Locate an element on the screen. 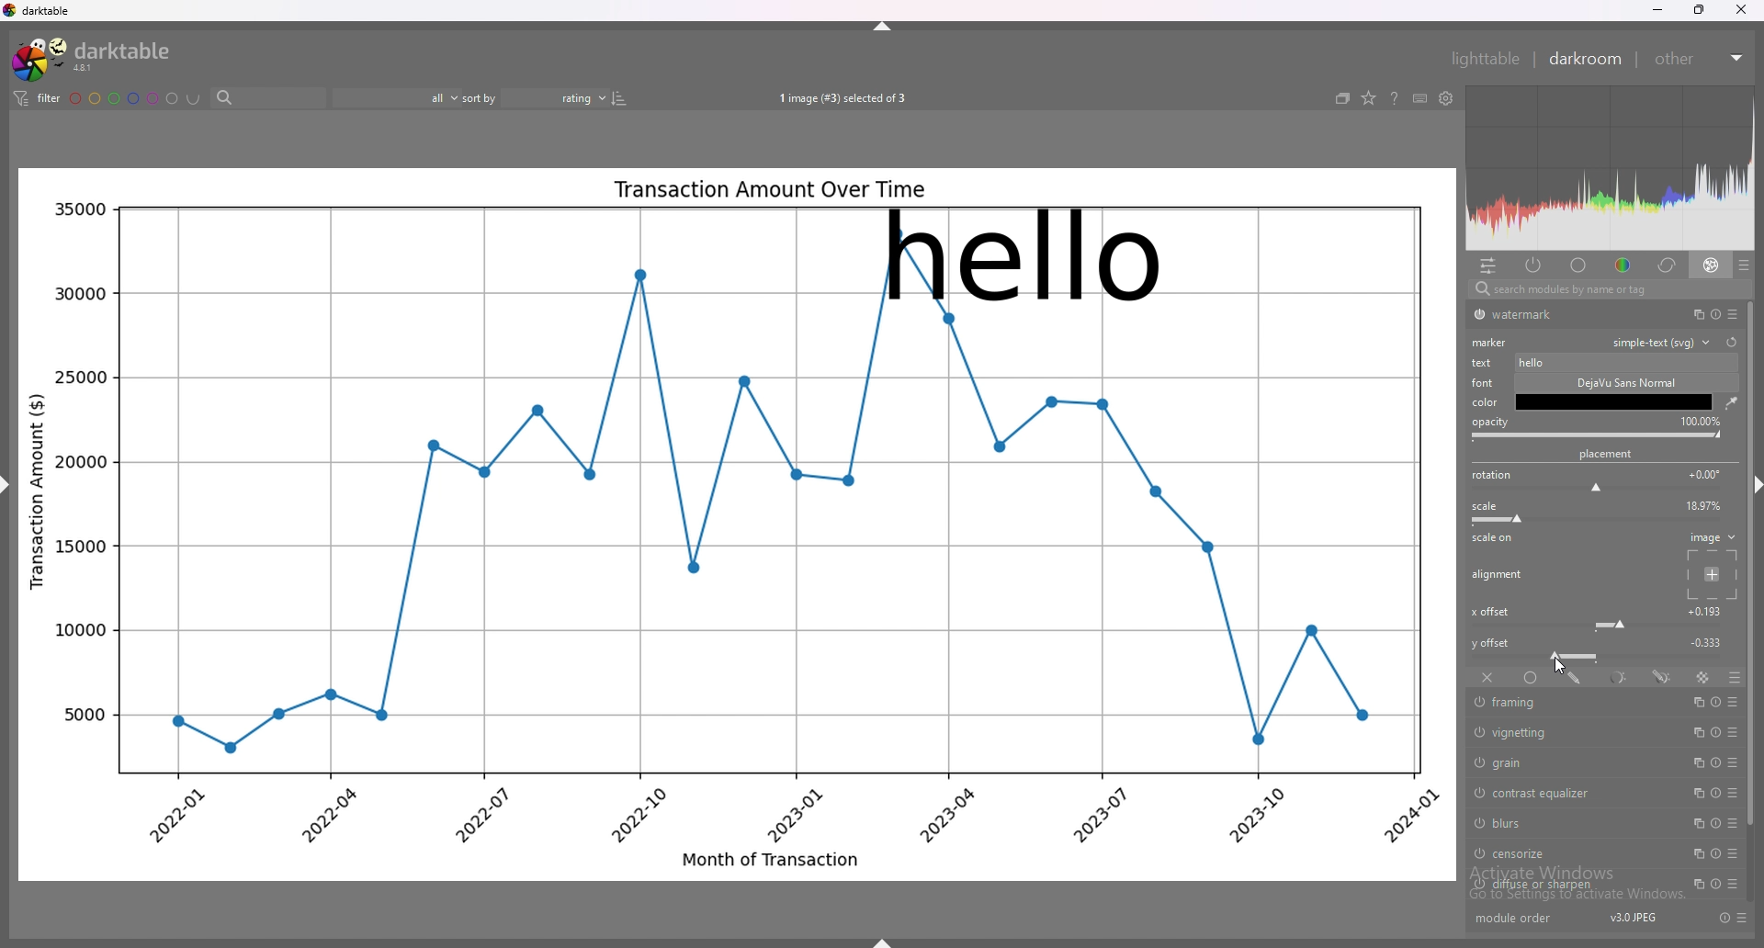  correct is located at coordinates (1665, 265).